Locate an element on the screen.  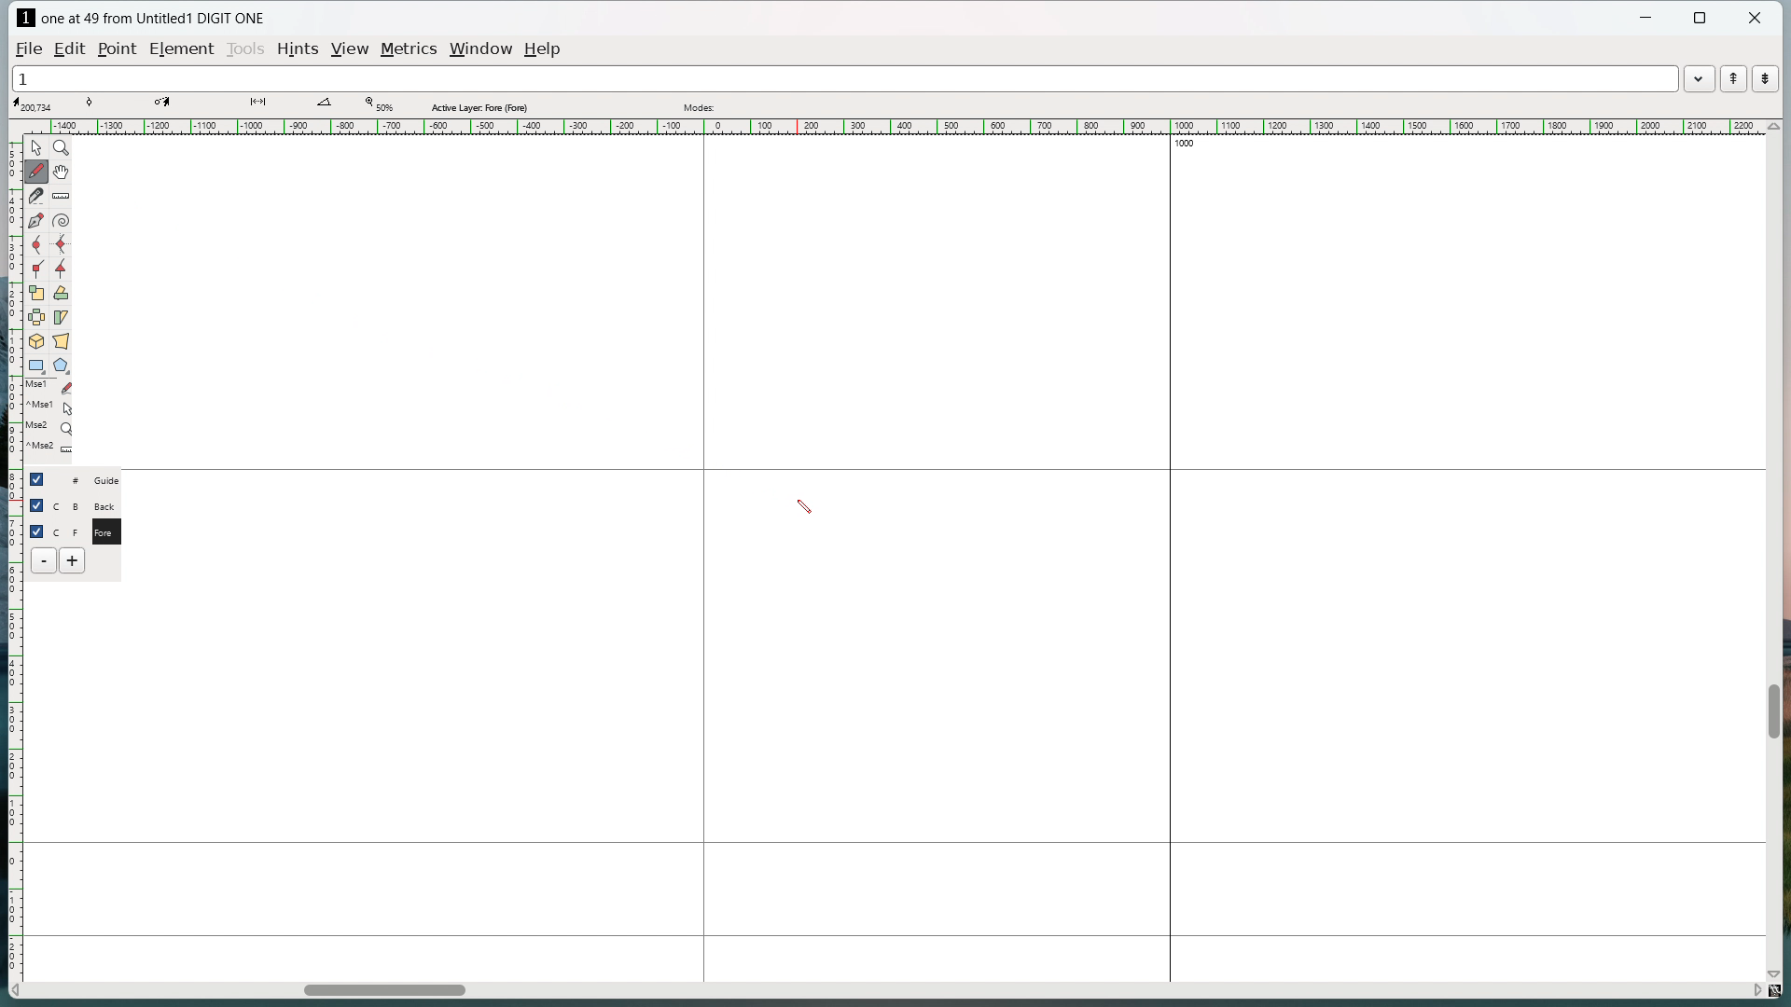
scroll up is located at coordinates (1772, 127).